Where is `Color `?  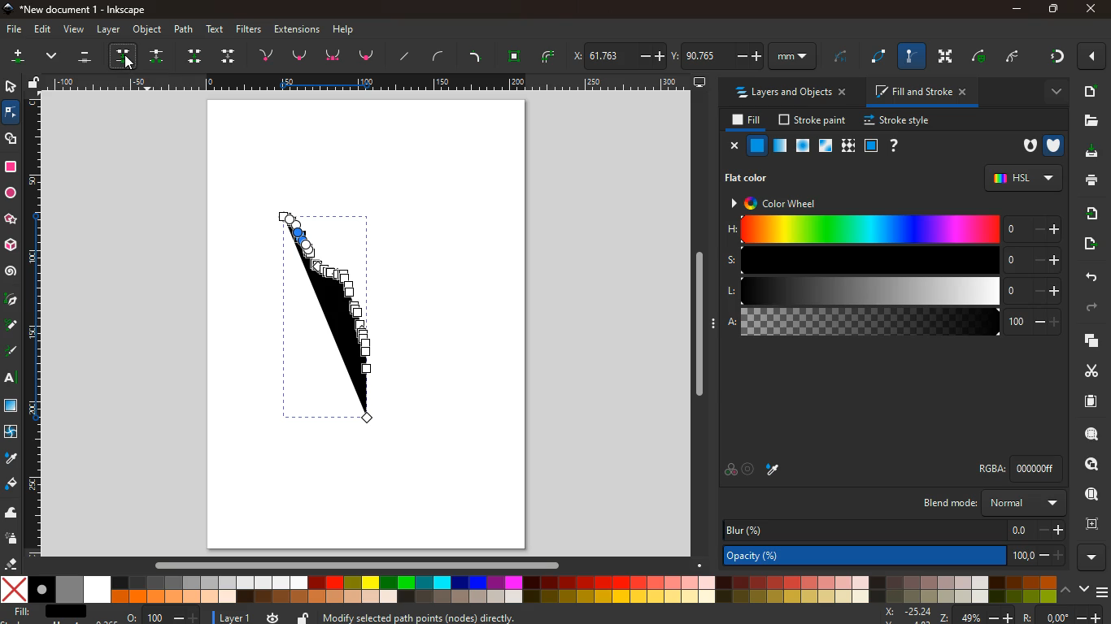 Color  is located at coordinates (11, 167).